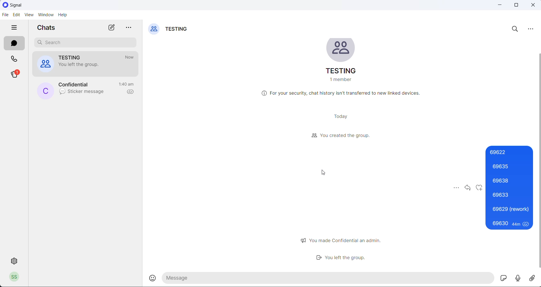 The image size is (541, 287). Describe the element at coordinates (15, 43) in the screenshot. I see `chats` at that location.